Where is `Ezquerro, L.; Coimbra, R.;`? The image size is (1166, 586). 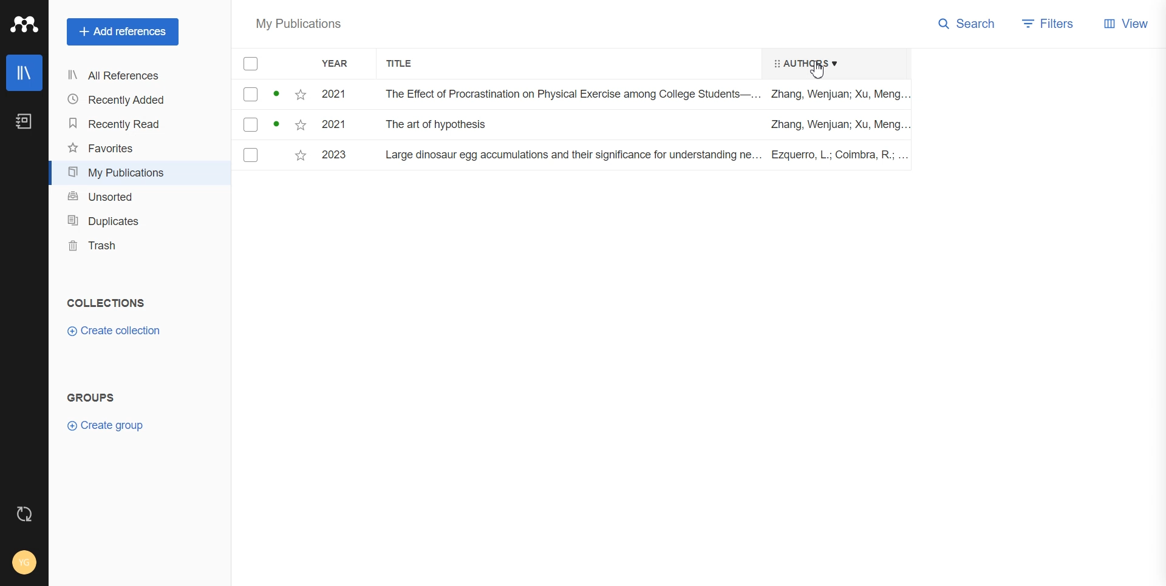
Ezquerro, L.; Coimbra, R.; is located at coordinates (838, 157).